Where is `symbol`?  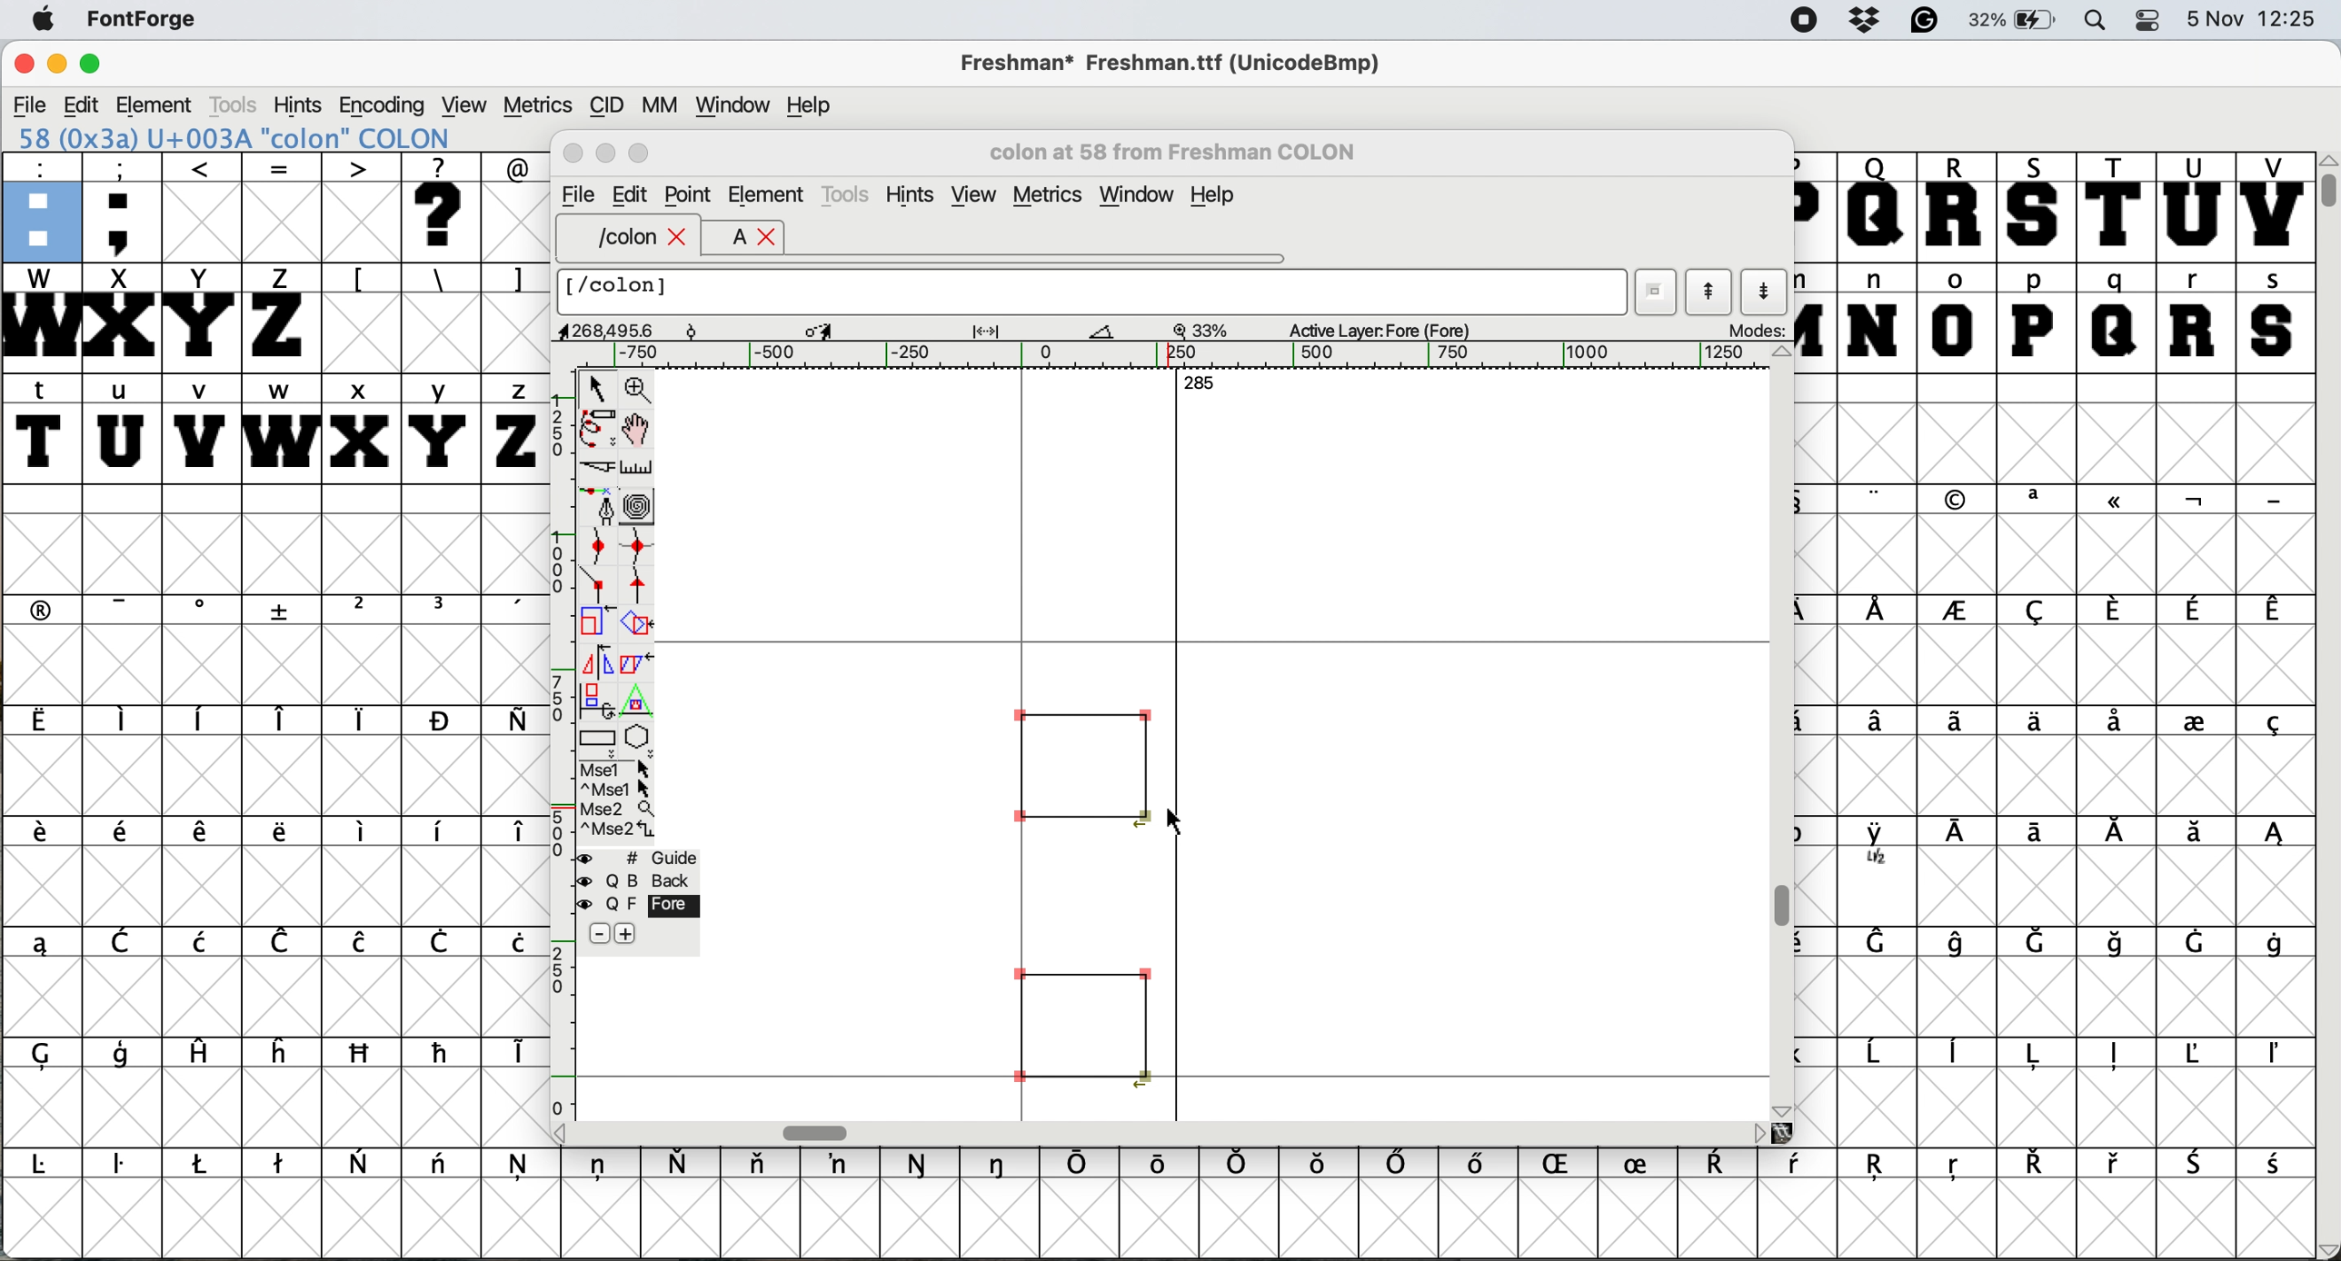
symbol is located at coordinates (2117, 942).